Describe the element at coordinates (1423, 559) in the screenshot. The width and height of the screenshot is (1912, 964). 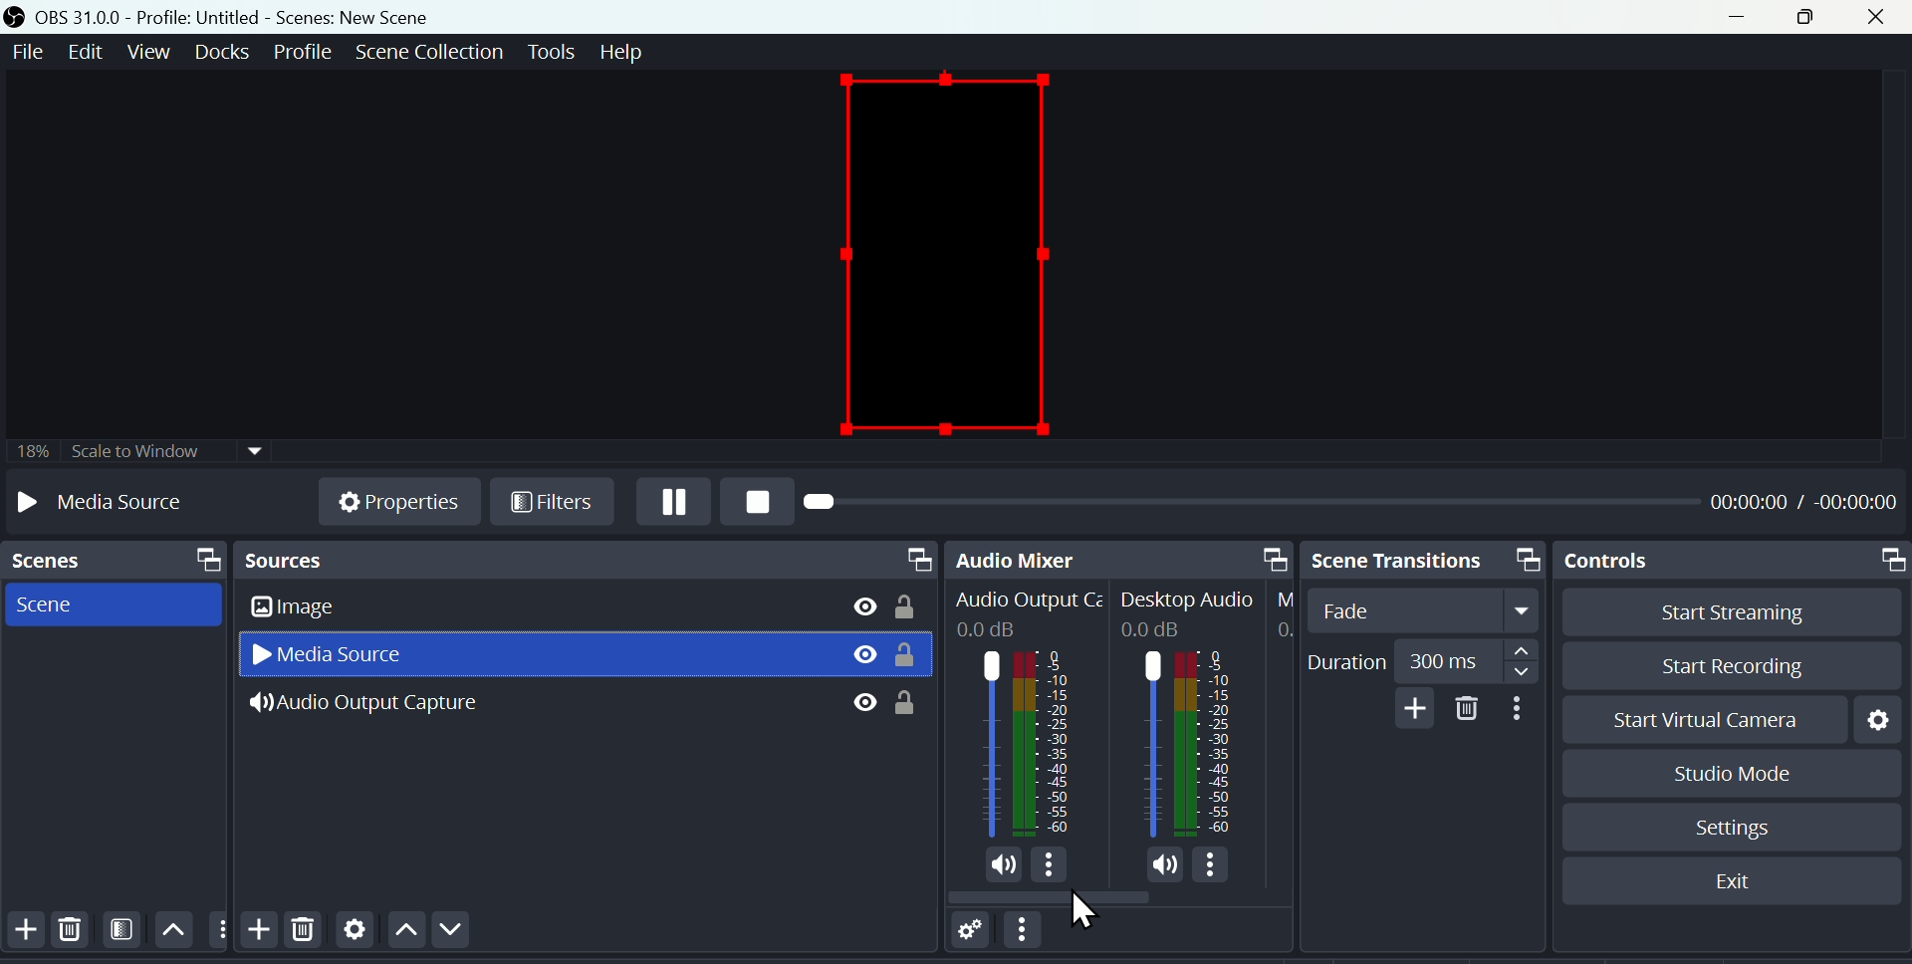
I see `Scene transitions` at that location.